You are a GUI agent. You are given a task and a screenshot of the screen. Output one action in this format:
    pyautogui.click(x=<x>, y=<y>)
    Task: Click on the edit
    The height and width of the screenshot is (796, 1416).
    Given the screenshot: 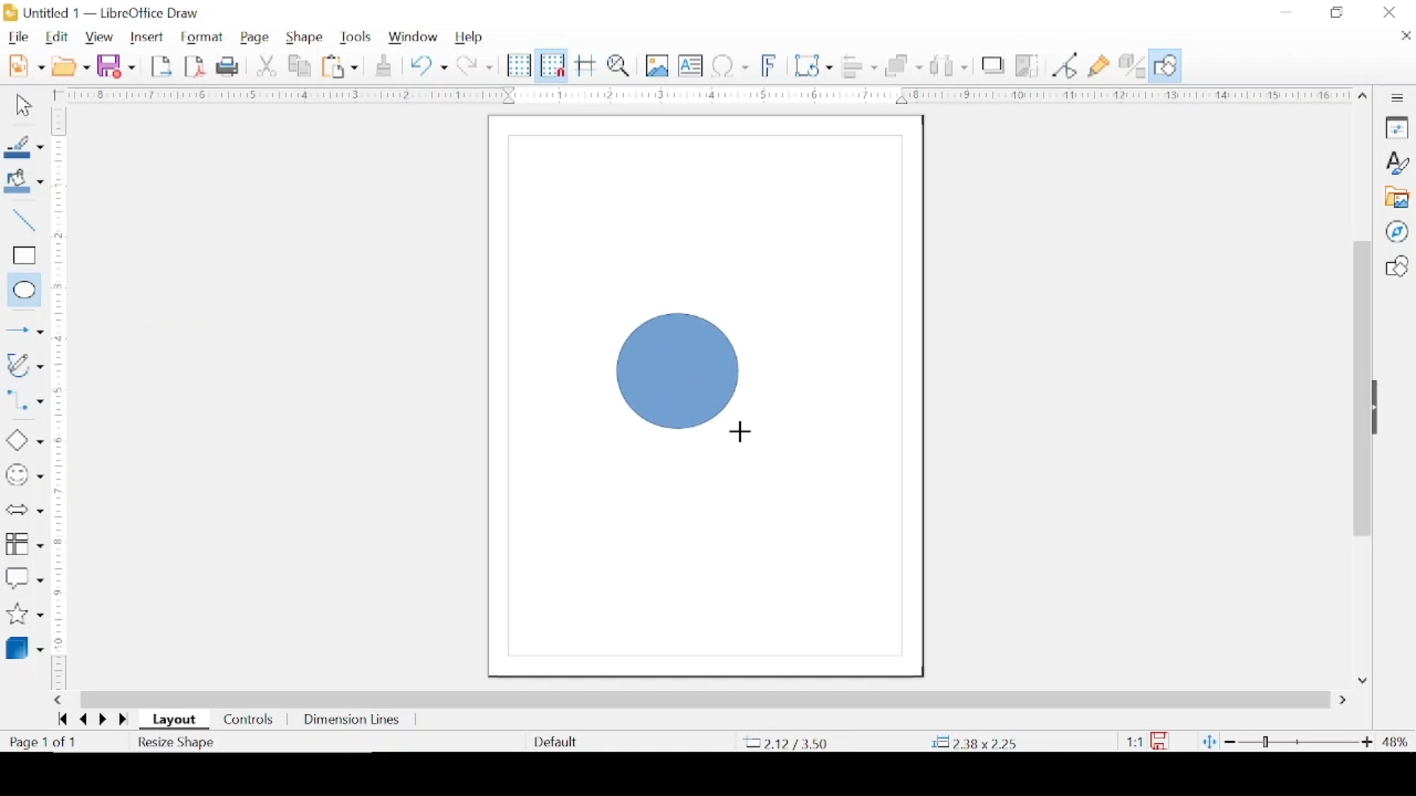 What is the action you would take?
    pyautogui.click(x=59, y=37)
    